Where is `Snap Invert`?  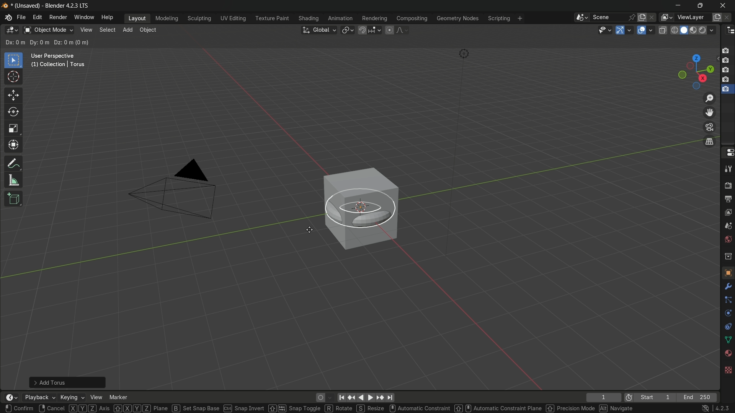 Snap Invert is located at coordinates (245, 408).